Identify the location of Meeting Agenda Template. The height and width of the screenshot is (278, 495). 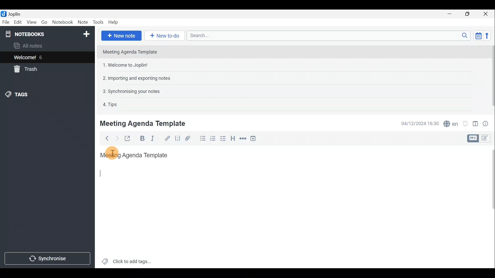
(135, 156).